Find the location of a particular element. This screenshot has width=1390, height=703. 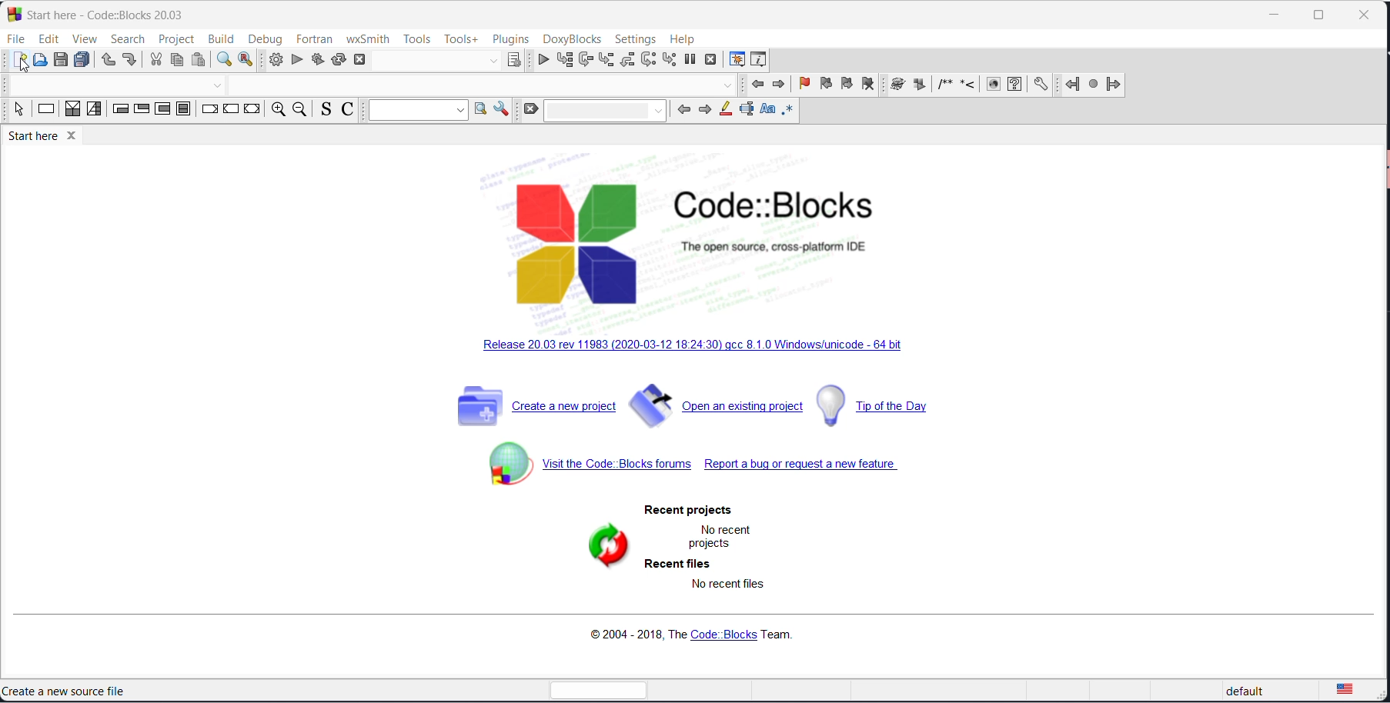

Debug is located at coordinates (264, 37).